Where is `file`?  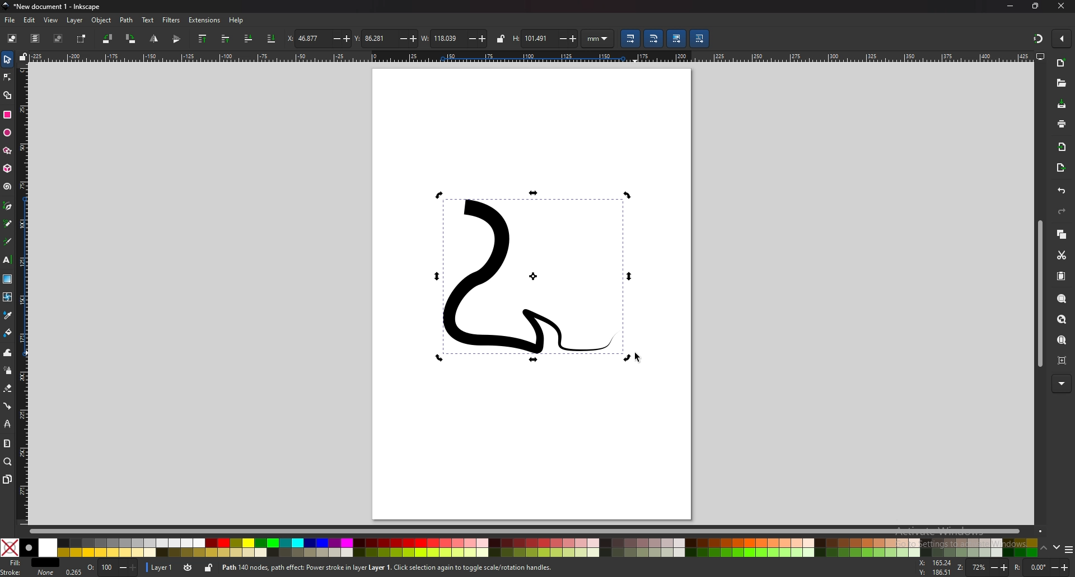
file is located at coordinates (9, 20).